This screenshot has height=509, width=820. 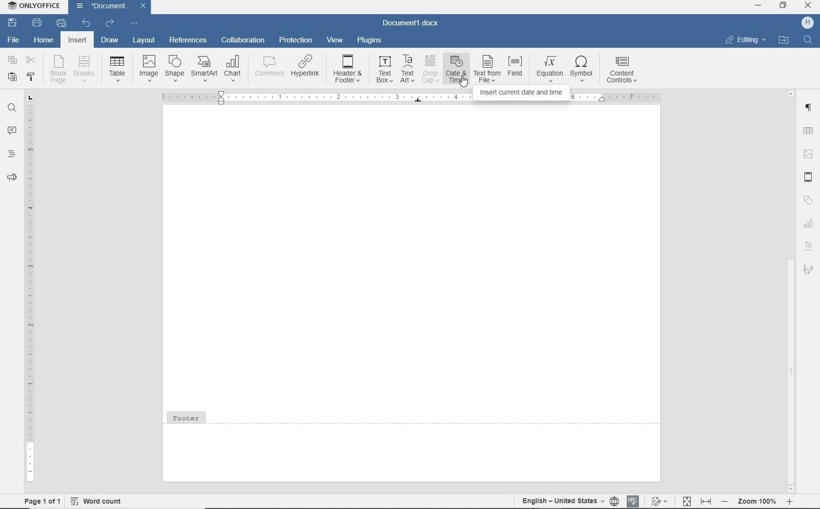 What do you see at coordinates (725, 501) in the screenshot?
I see `zoom out` at bounding box center [725, 501].